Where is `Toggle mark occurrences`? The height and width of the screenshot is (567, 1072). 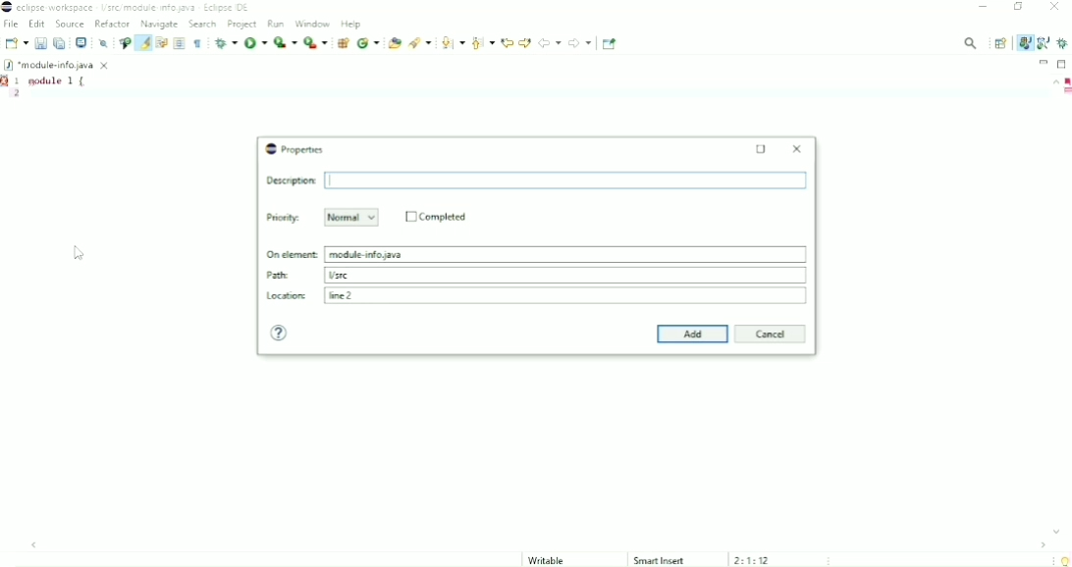 Toggle mark occurrences is located at coordinates (142, 42).